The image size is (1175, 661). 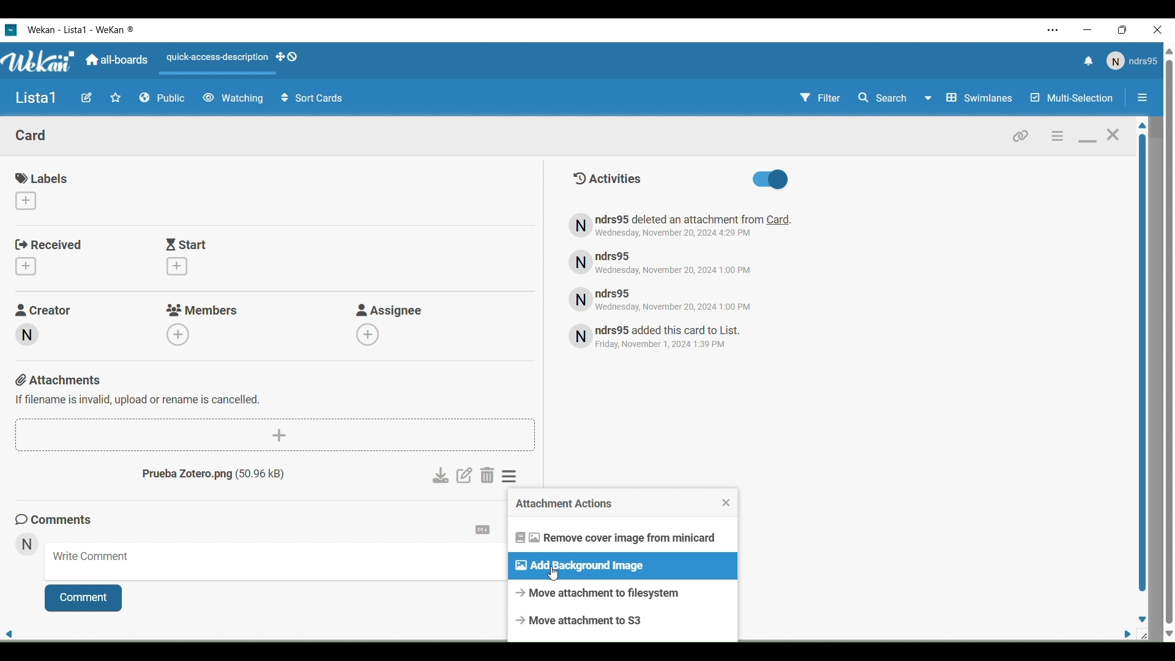 I want to click on Edit, so click(x=464, y=475).